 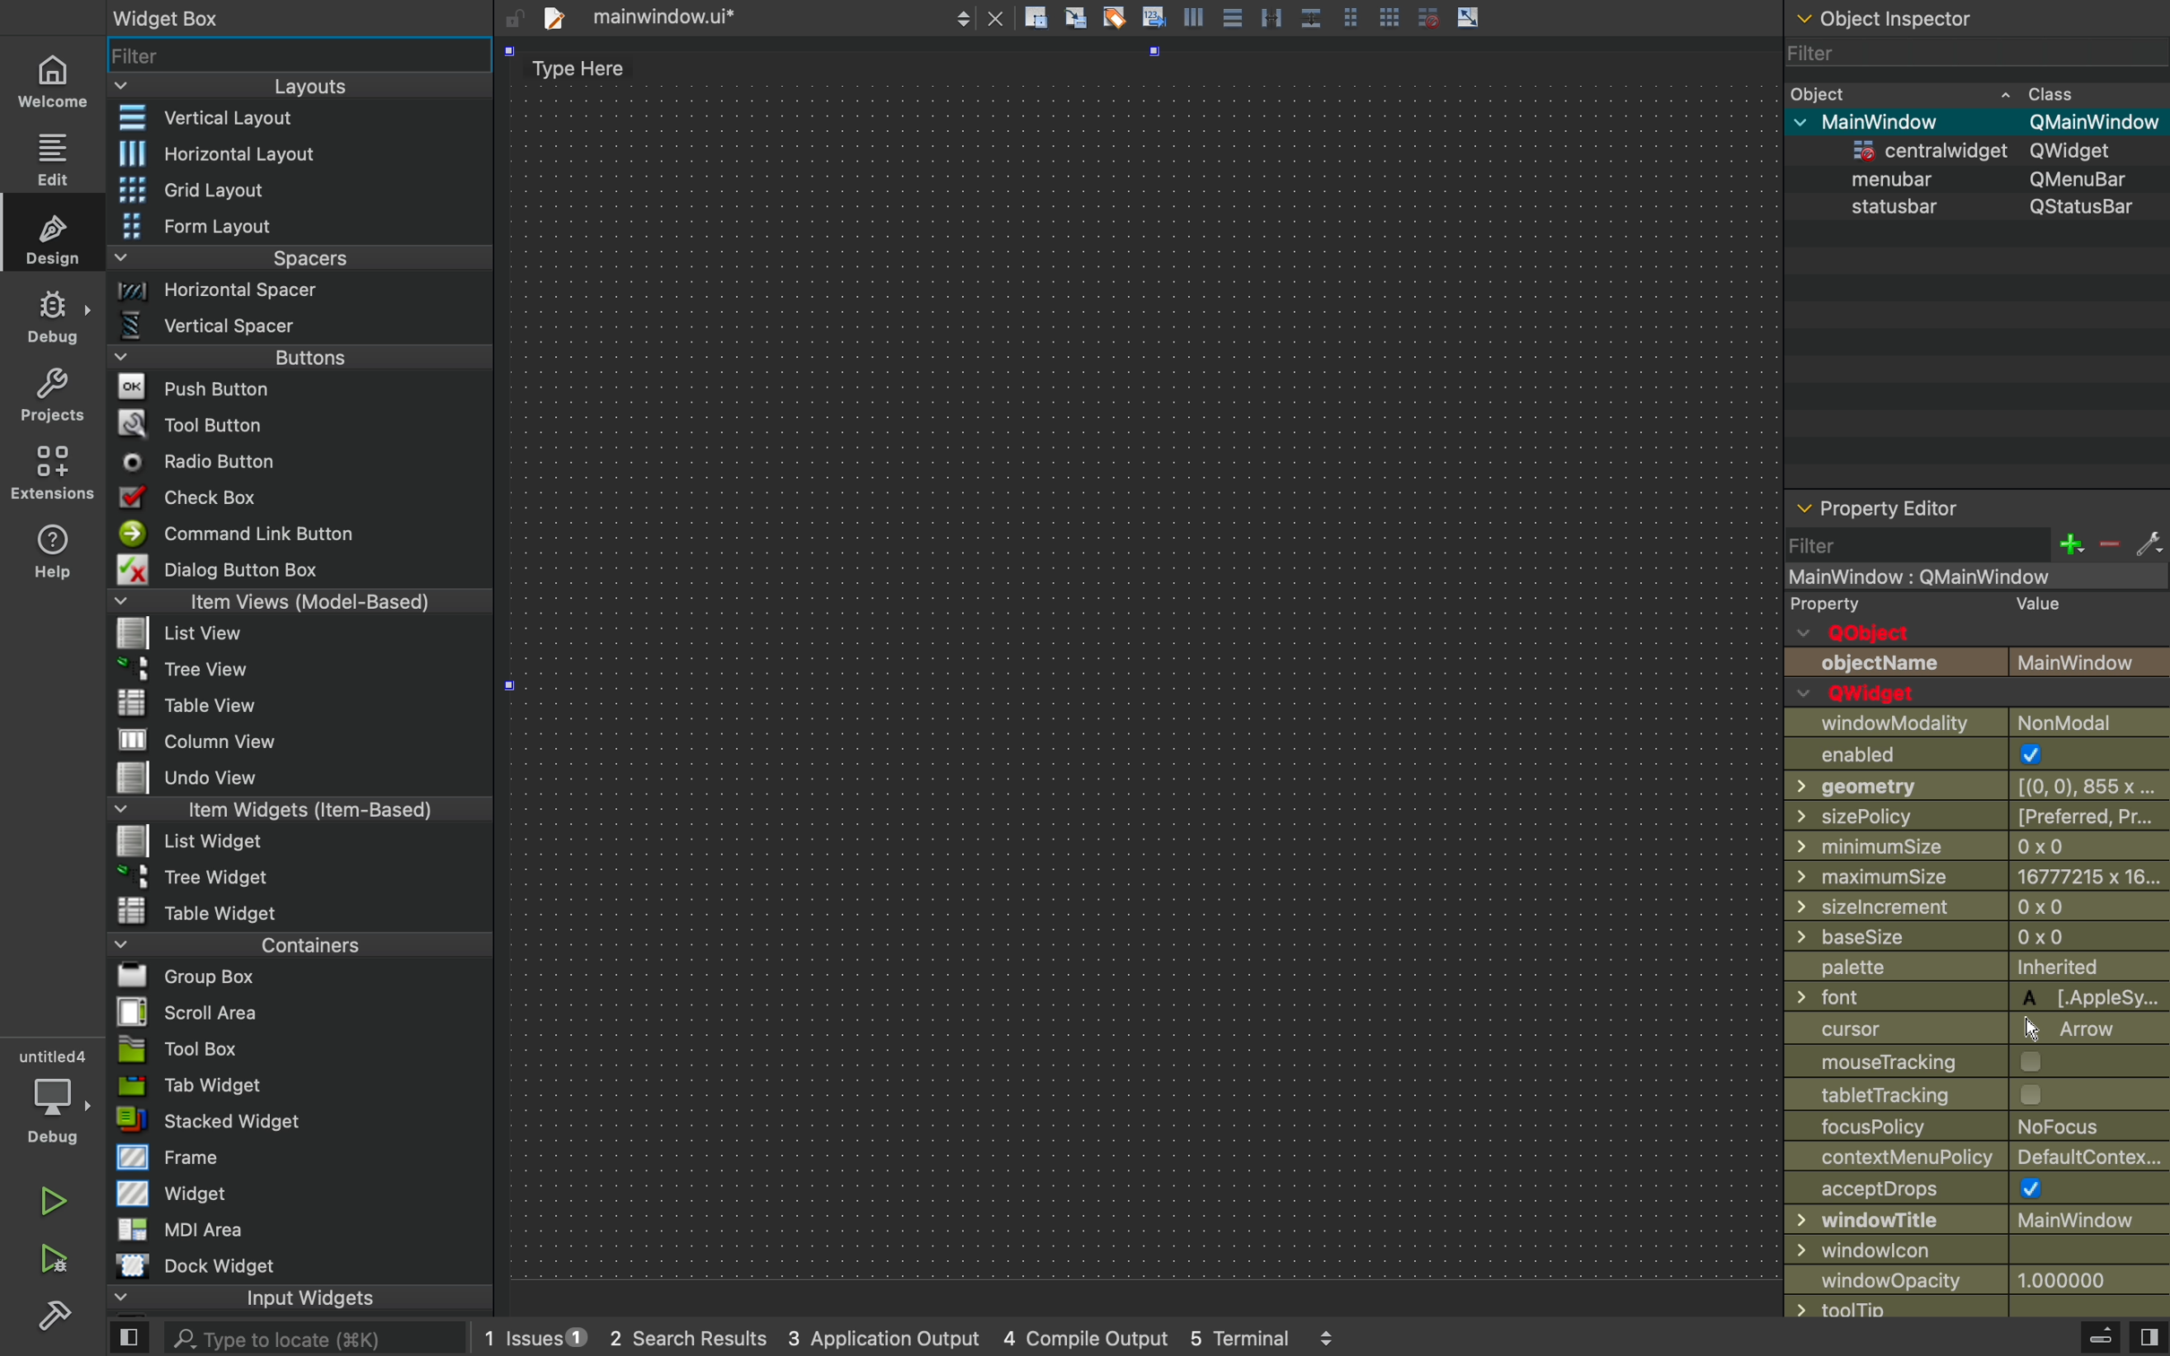 I want to click on objects, so click(x=1978, y=649).